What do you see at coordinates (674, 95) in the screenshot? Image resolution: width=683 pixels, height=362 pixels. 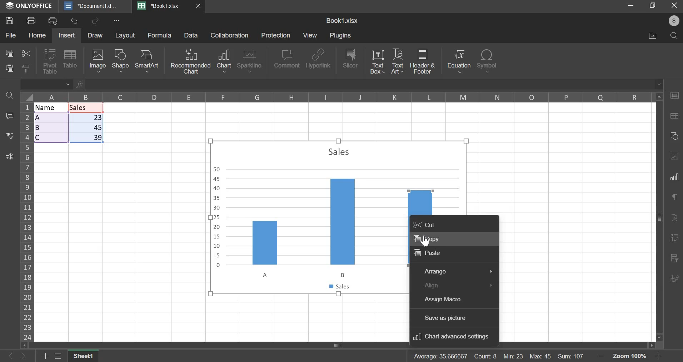 I see `Table Tool` at bounding box center [674, 95].